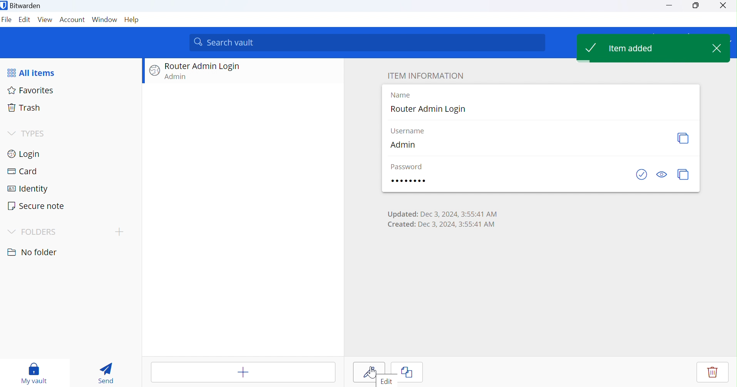 The image size is (737, 387). I want to click on Created: Dec 3, 2024, 3:55:41 AM, so click(442, 225).